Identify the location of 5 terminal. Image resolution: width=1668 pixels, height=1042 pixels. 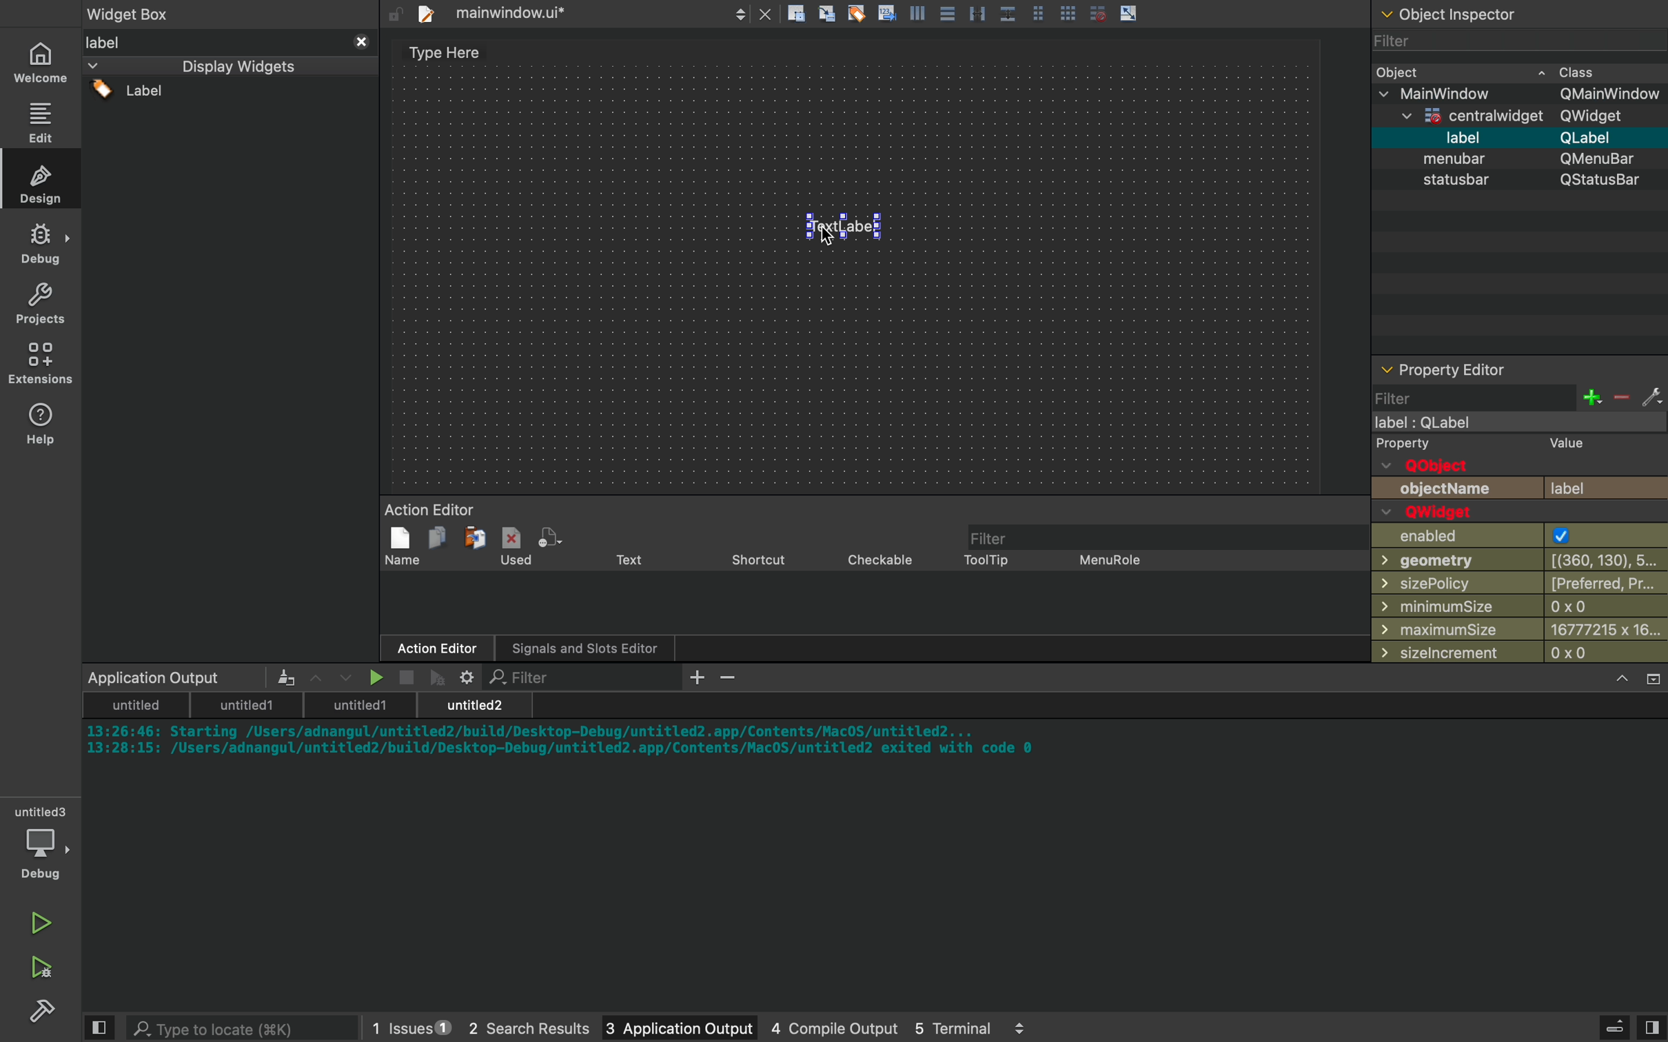
(970, 1028).